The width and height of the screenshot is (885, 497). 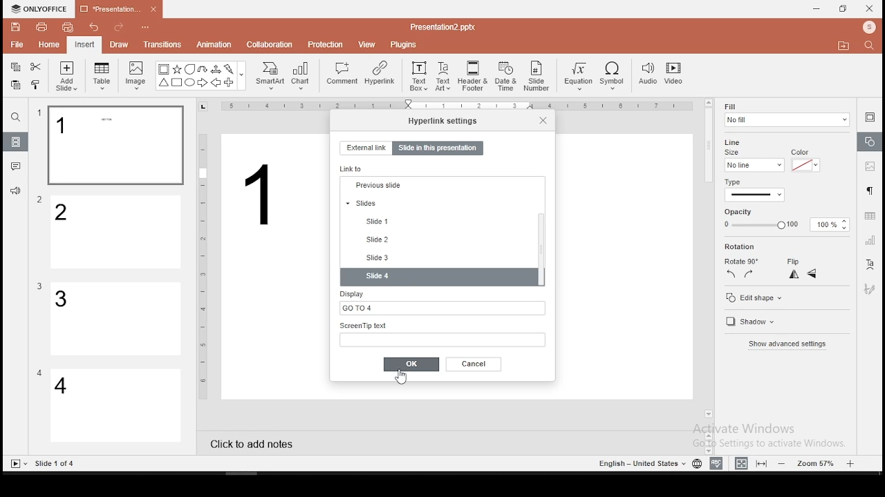 What do you see at coordinates (411, 364) in the screenshot?
I see `ok` at bounding box center [411, 364].